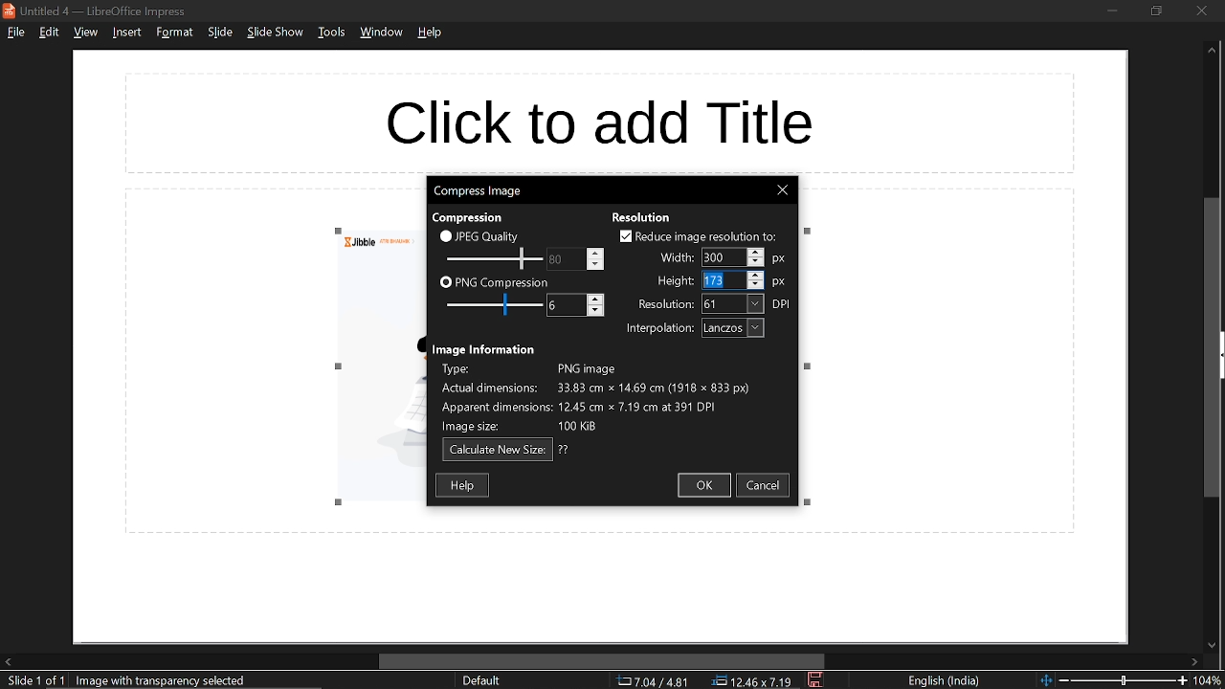 This screenshot has height=689, width=1225. I want to click on save, so click(815, 680).